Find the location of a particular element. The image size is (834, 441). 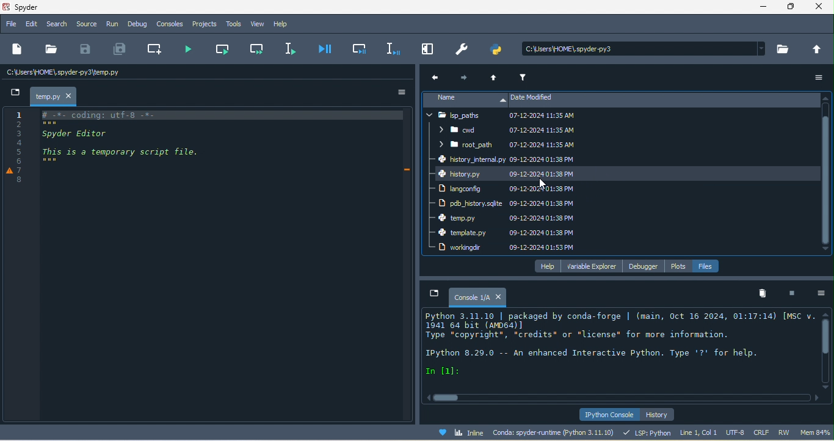

template .py is located at coordinates (464, 235).